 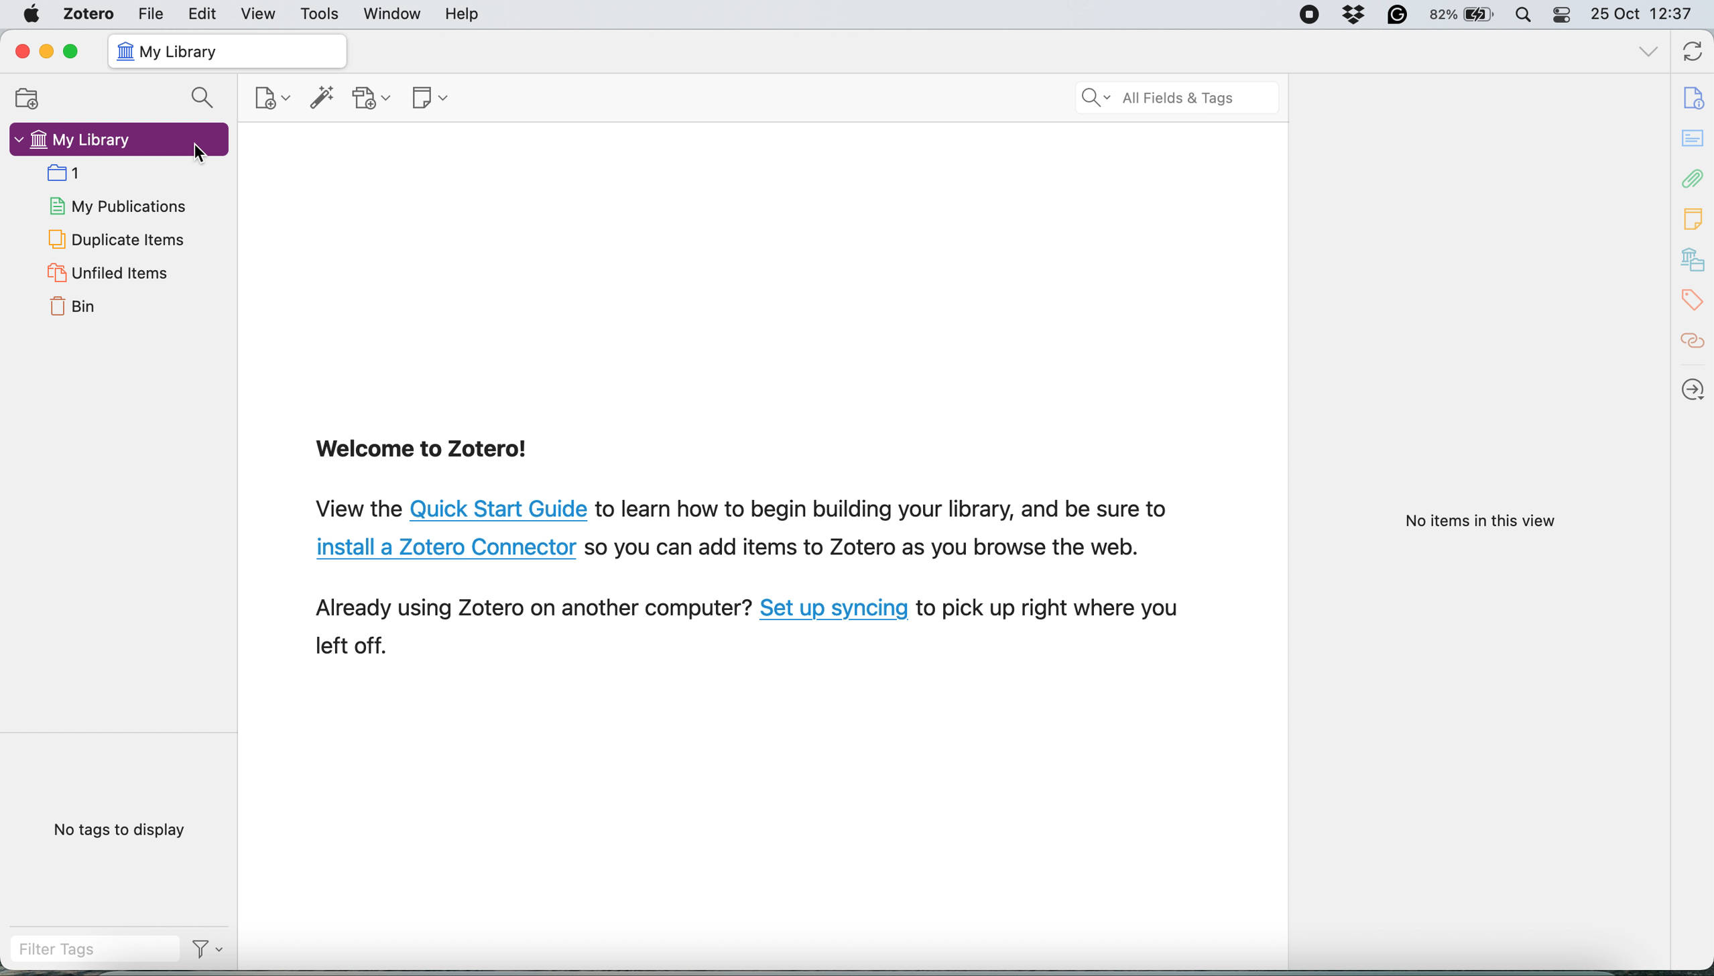 What do you see at coordinates (1172, 99) in the screenshot?
I see `search all field ads tags` at bounding box center [1172, 99].